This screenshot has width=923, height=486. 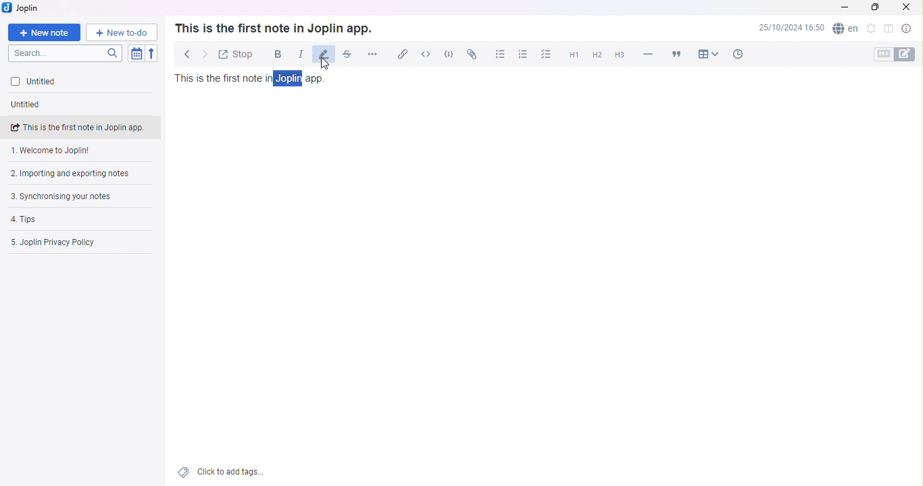 I want to click on Toggle external editing, so click(x=235, y=53).